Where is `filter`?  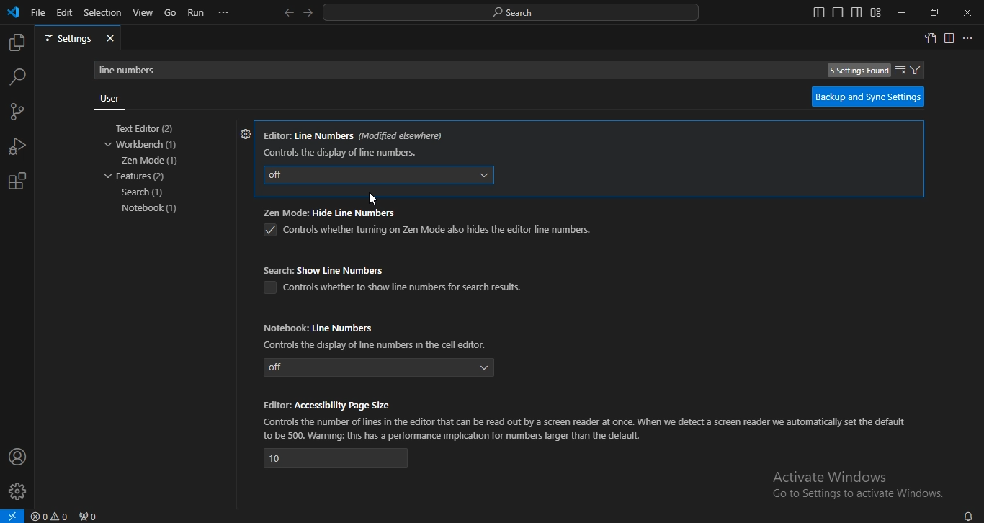 filter is located at coordinates (908, 70).